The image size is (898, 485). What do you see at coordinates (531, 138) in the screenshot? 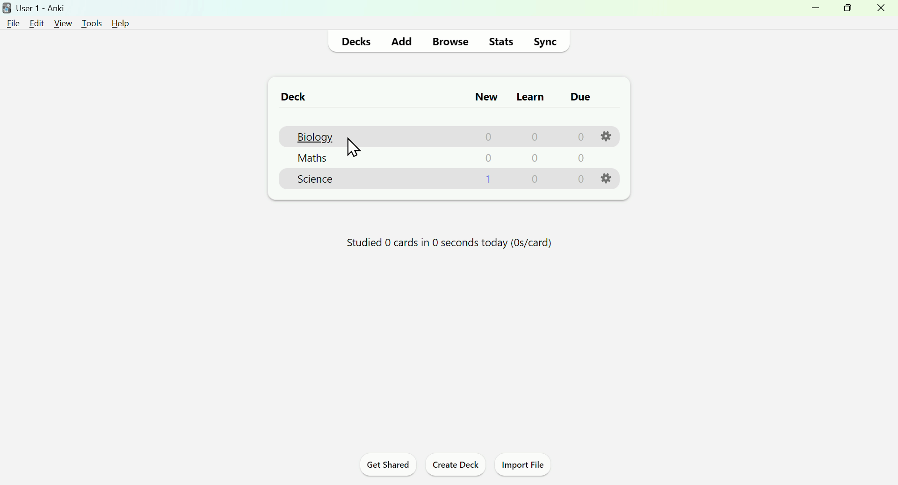
I see `0` at bounding box center [531, 138].